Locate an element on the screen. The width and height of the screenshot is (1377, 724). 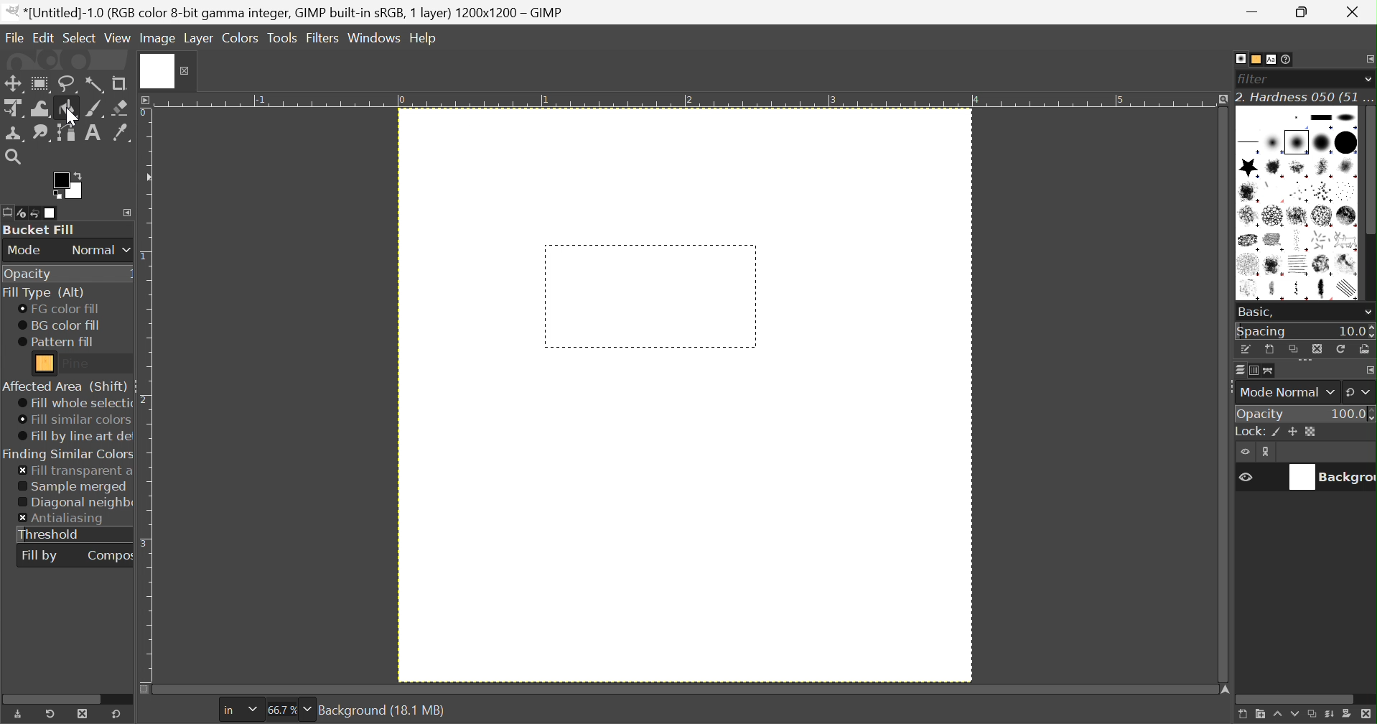
66.7% is located at coordinates (281, 710).